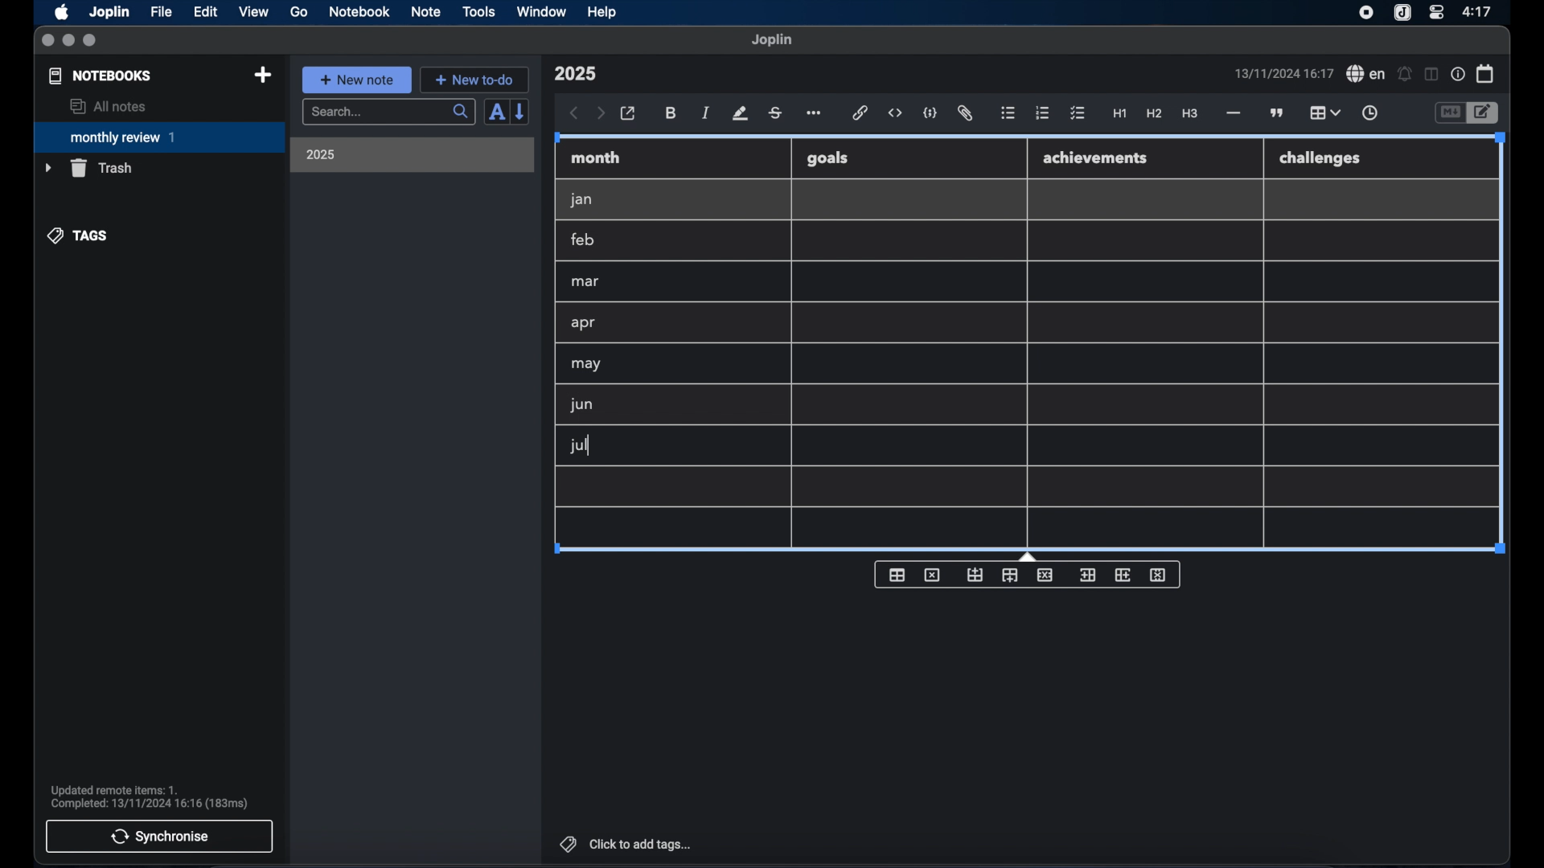 This screenshot has width=1544, height=868. What do you see at coordinates (1087, 575) in the screenshot?
I see `insert column before` at bounding box center [1087, 575].